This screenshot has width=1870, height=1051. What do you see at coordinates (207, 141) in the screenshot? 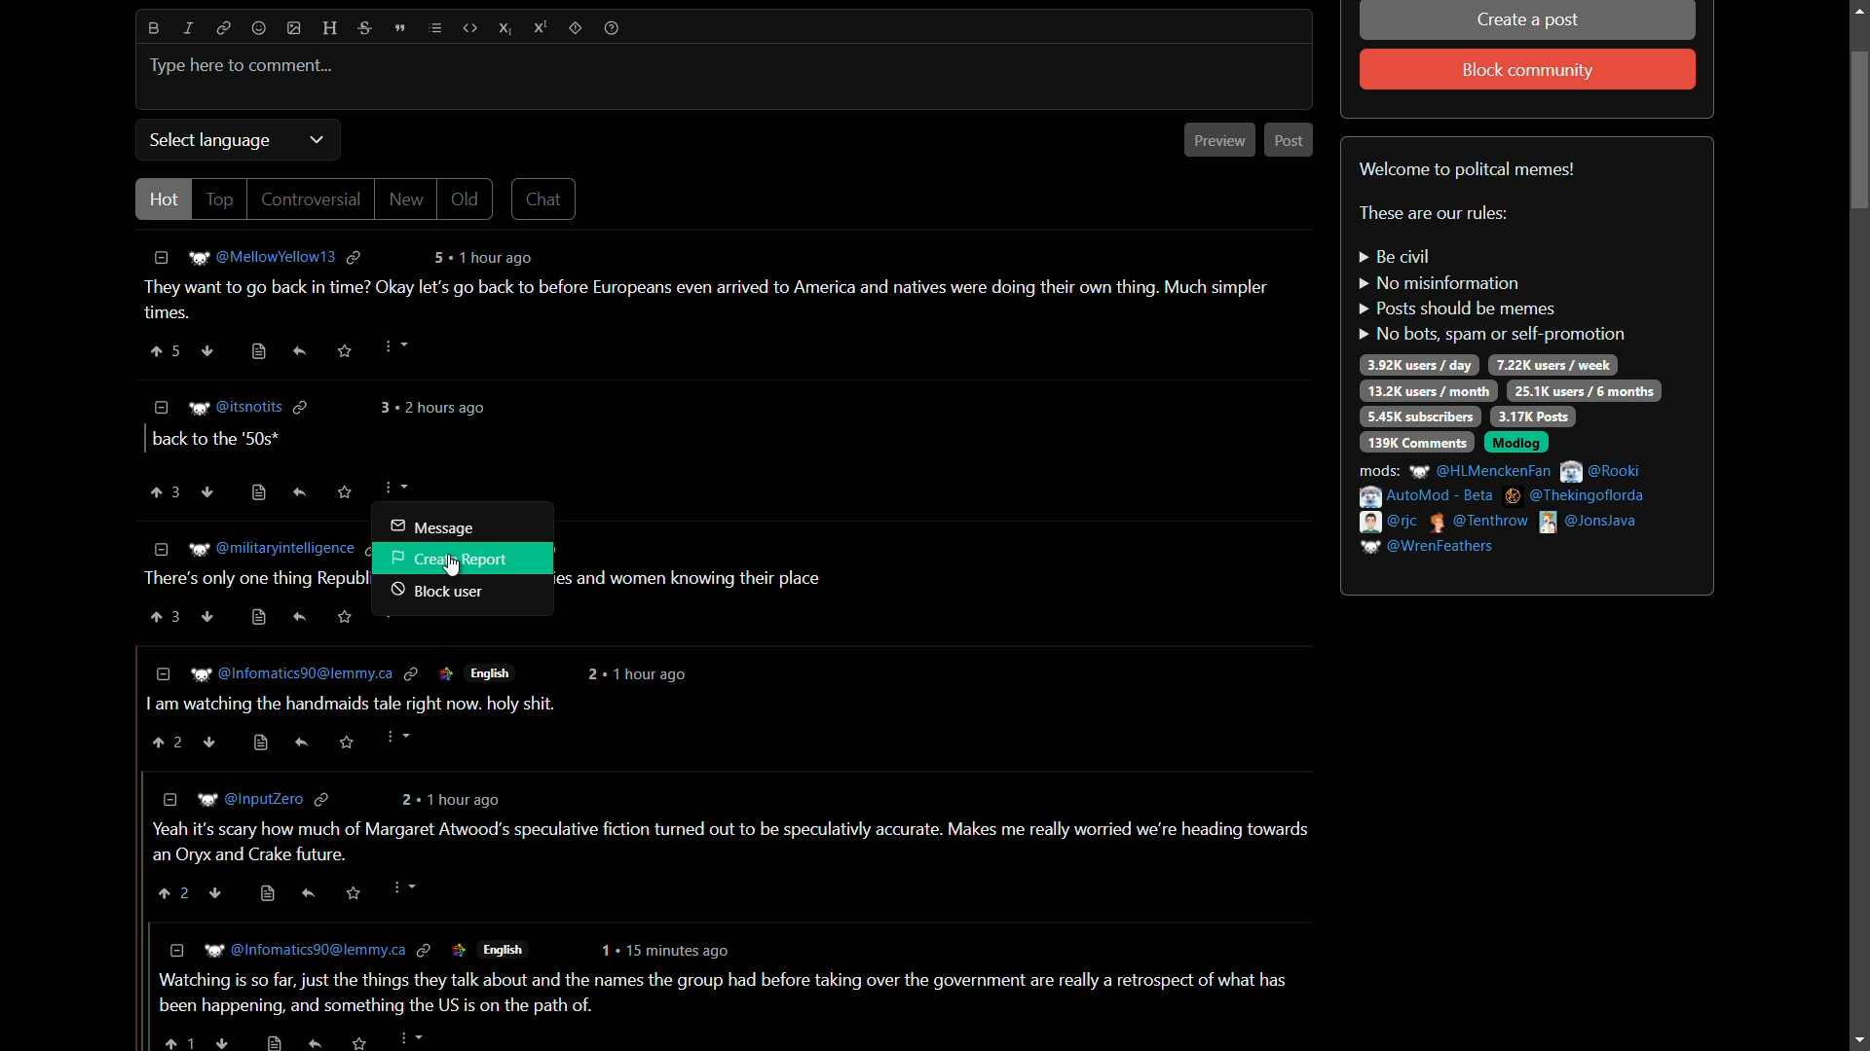
I see `select language` at bounding box center [207, 141].